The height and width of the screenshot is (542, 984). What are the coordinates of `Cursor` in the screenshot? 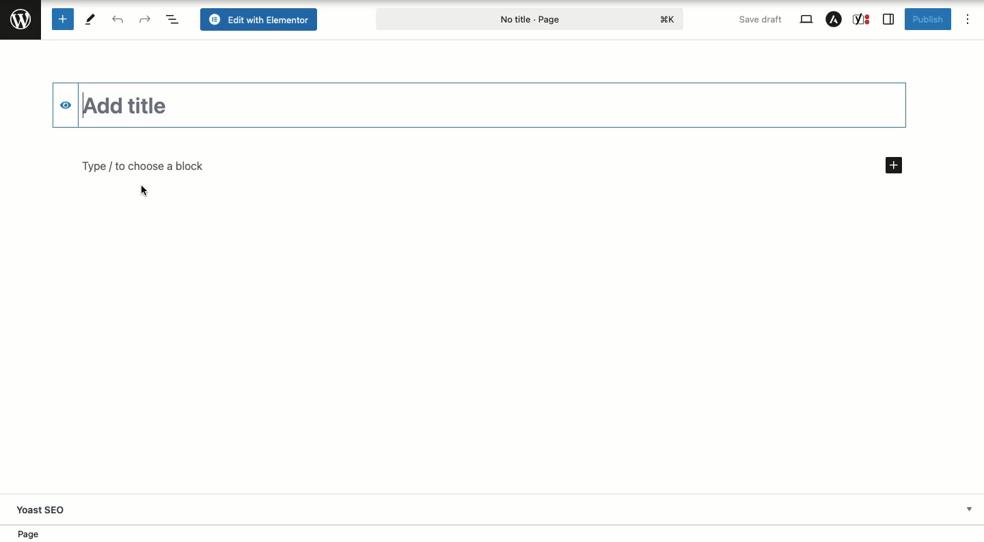 It's located at (144, 192).